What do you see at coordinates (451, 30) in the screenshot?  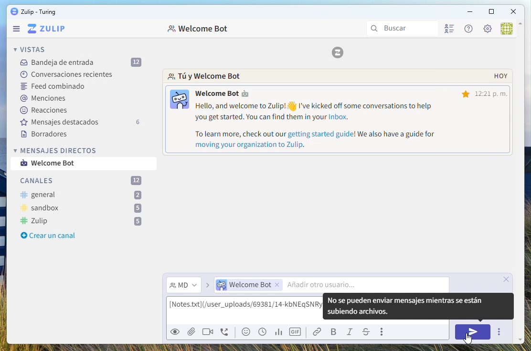 I see `Users List` at bounding box center [451, 30].